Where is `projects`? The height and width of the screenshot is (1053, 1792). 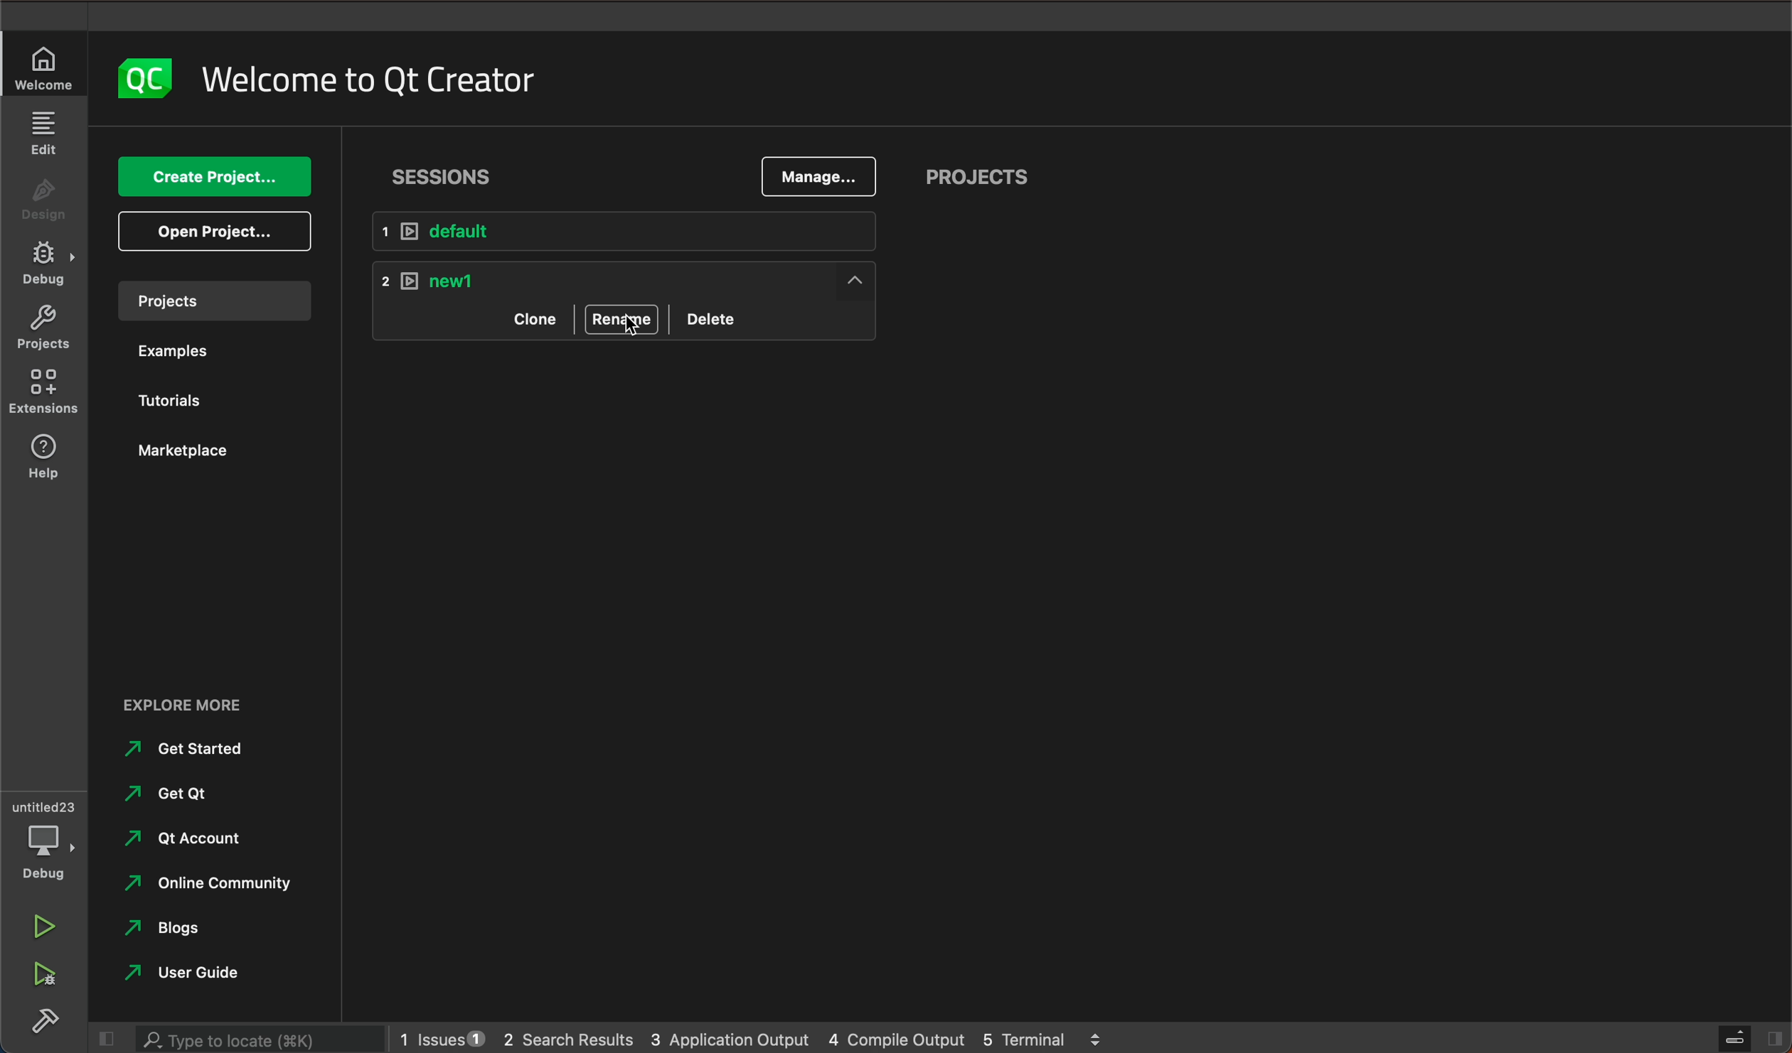 projects is located at coordinates (210, 300).